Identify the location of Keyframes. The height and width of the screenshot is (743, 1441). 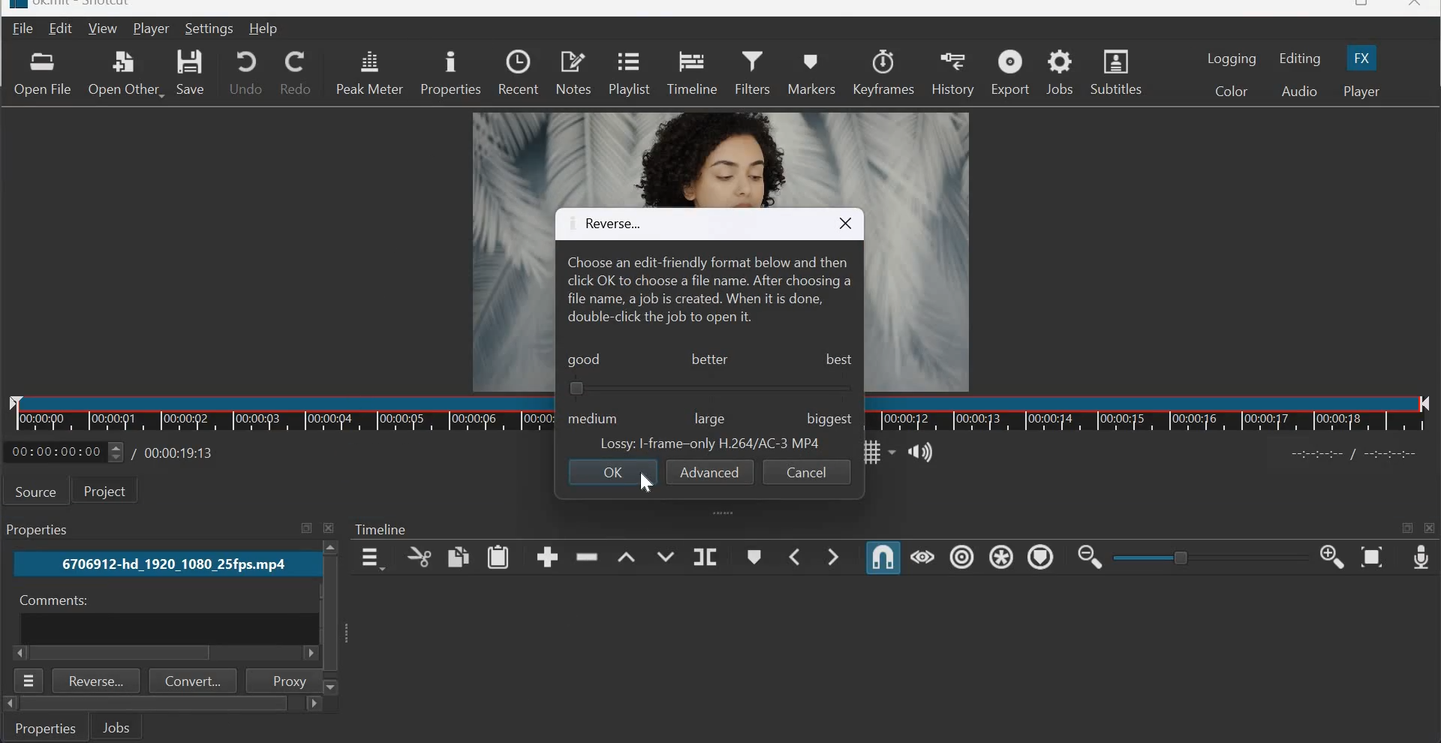
(884, 71).